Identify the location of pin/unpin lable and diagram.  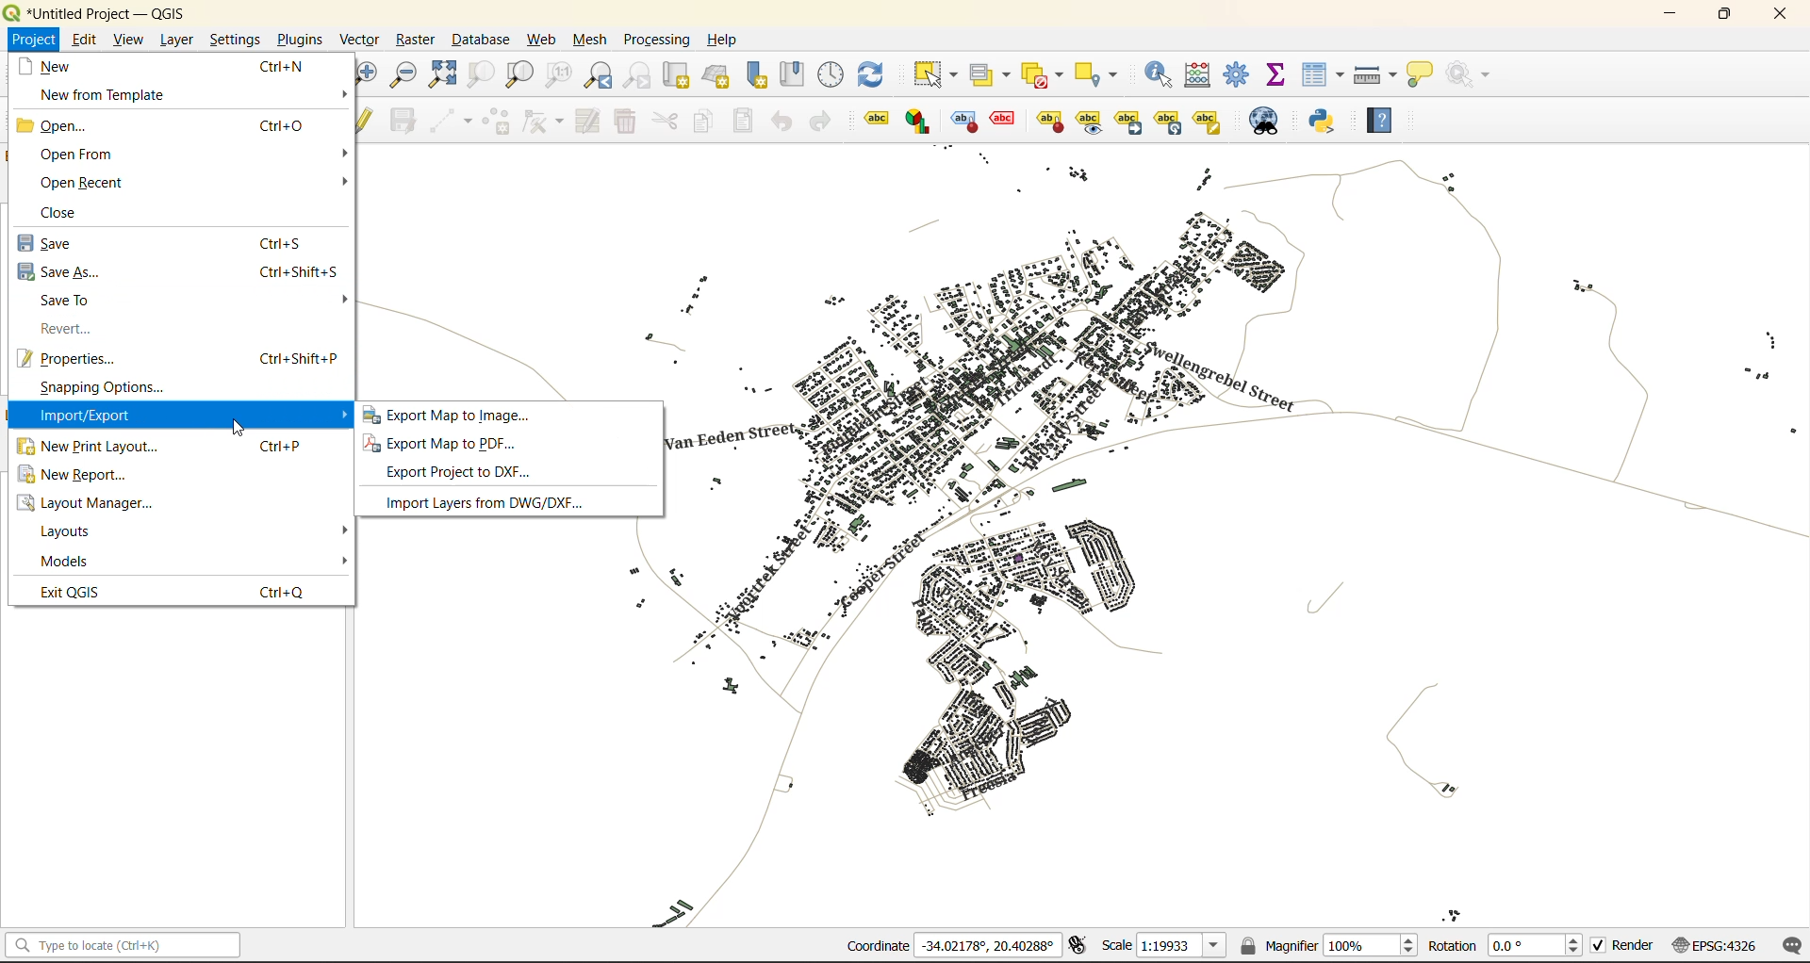
(1006, 121).